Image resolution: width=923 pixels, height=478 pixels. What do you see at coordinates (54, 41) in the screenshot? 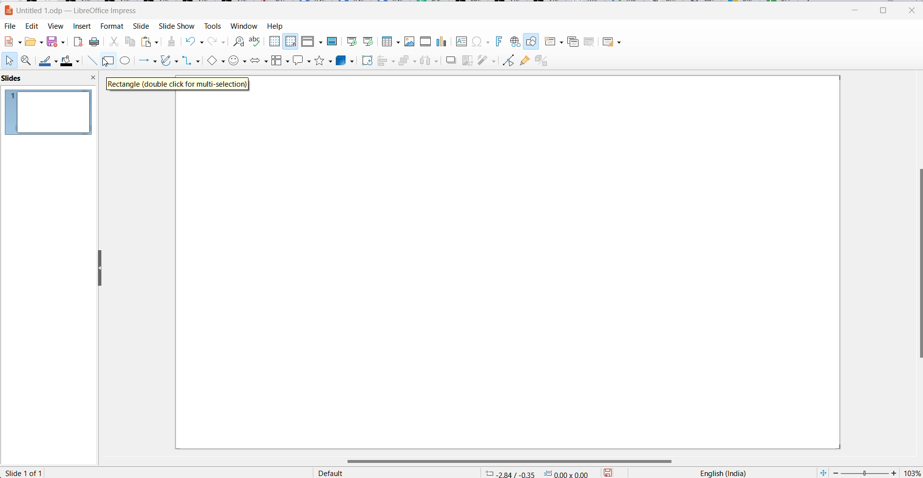
I see `save option` at bounding box center [54, 41].